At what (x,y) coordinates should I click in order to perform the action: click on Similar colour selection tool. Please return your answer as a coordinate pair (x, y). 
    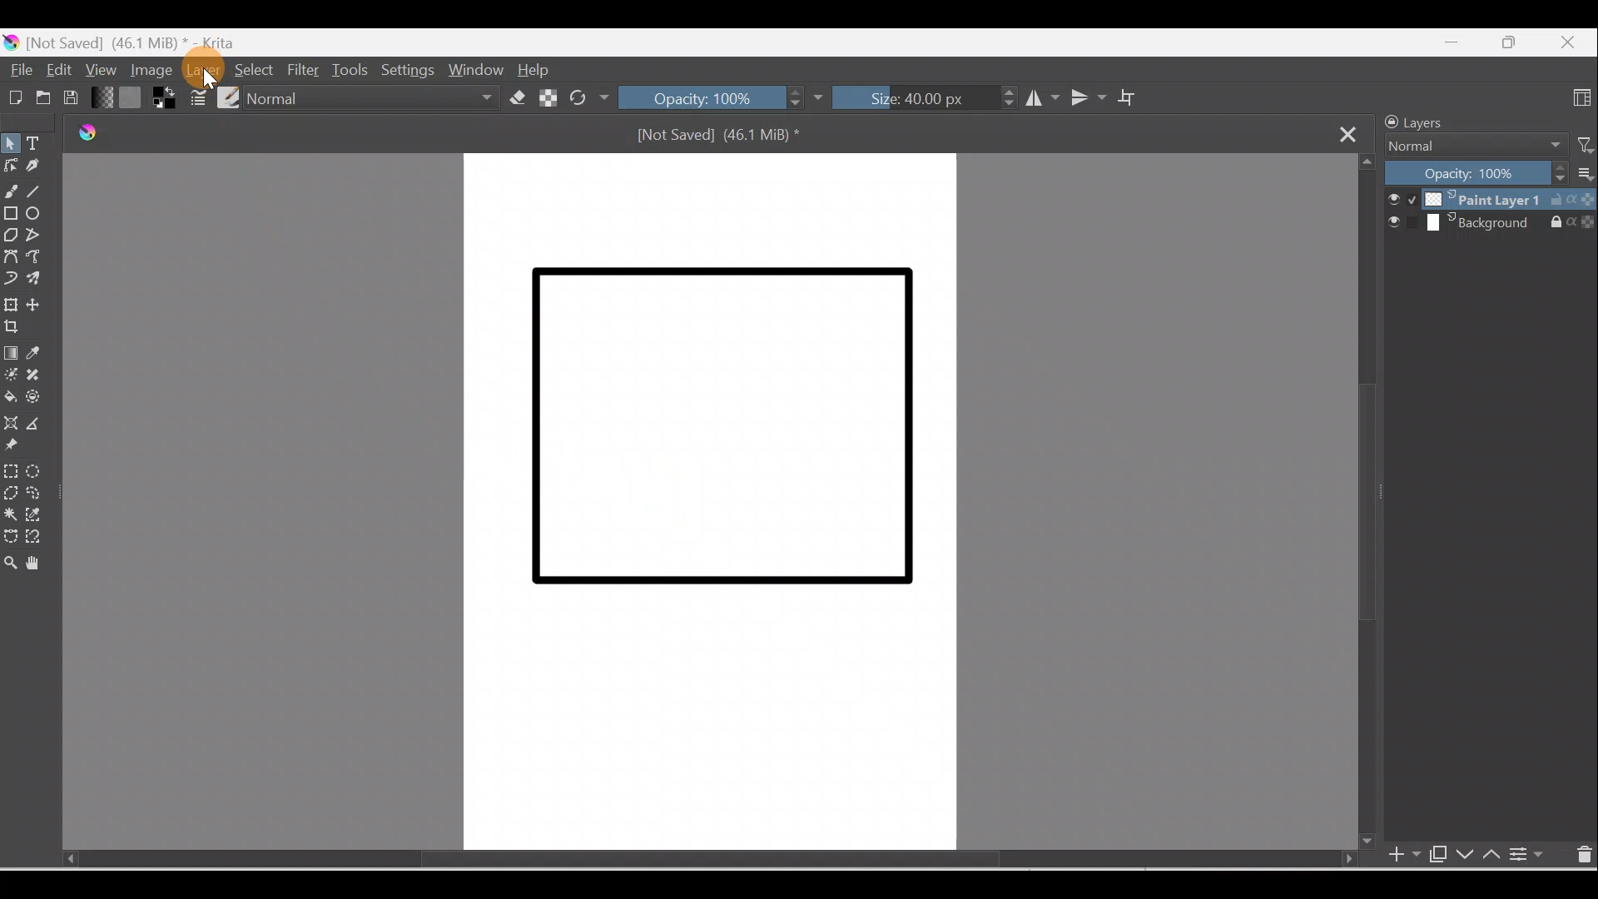
    Looking at the image, I should click on (38, 517).